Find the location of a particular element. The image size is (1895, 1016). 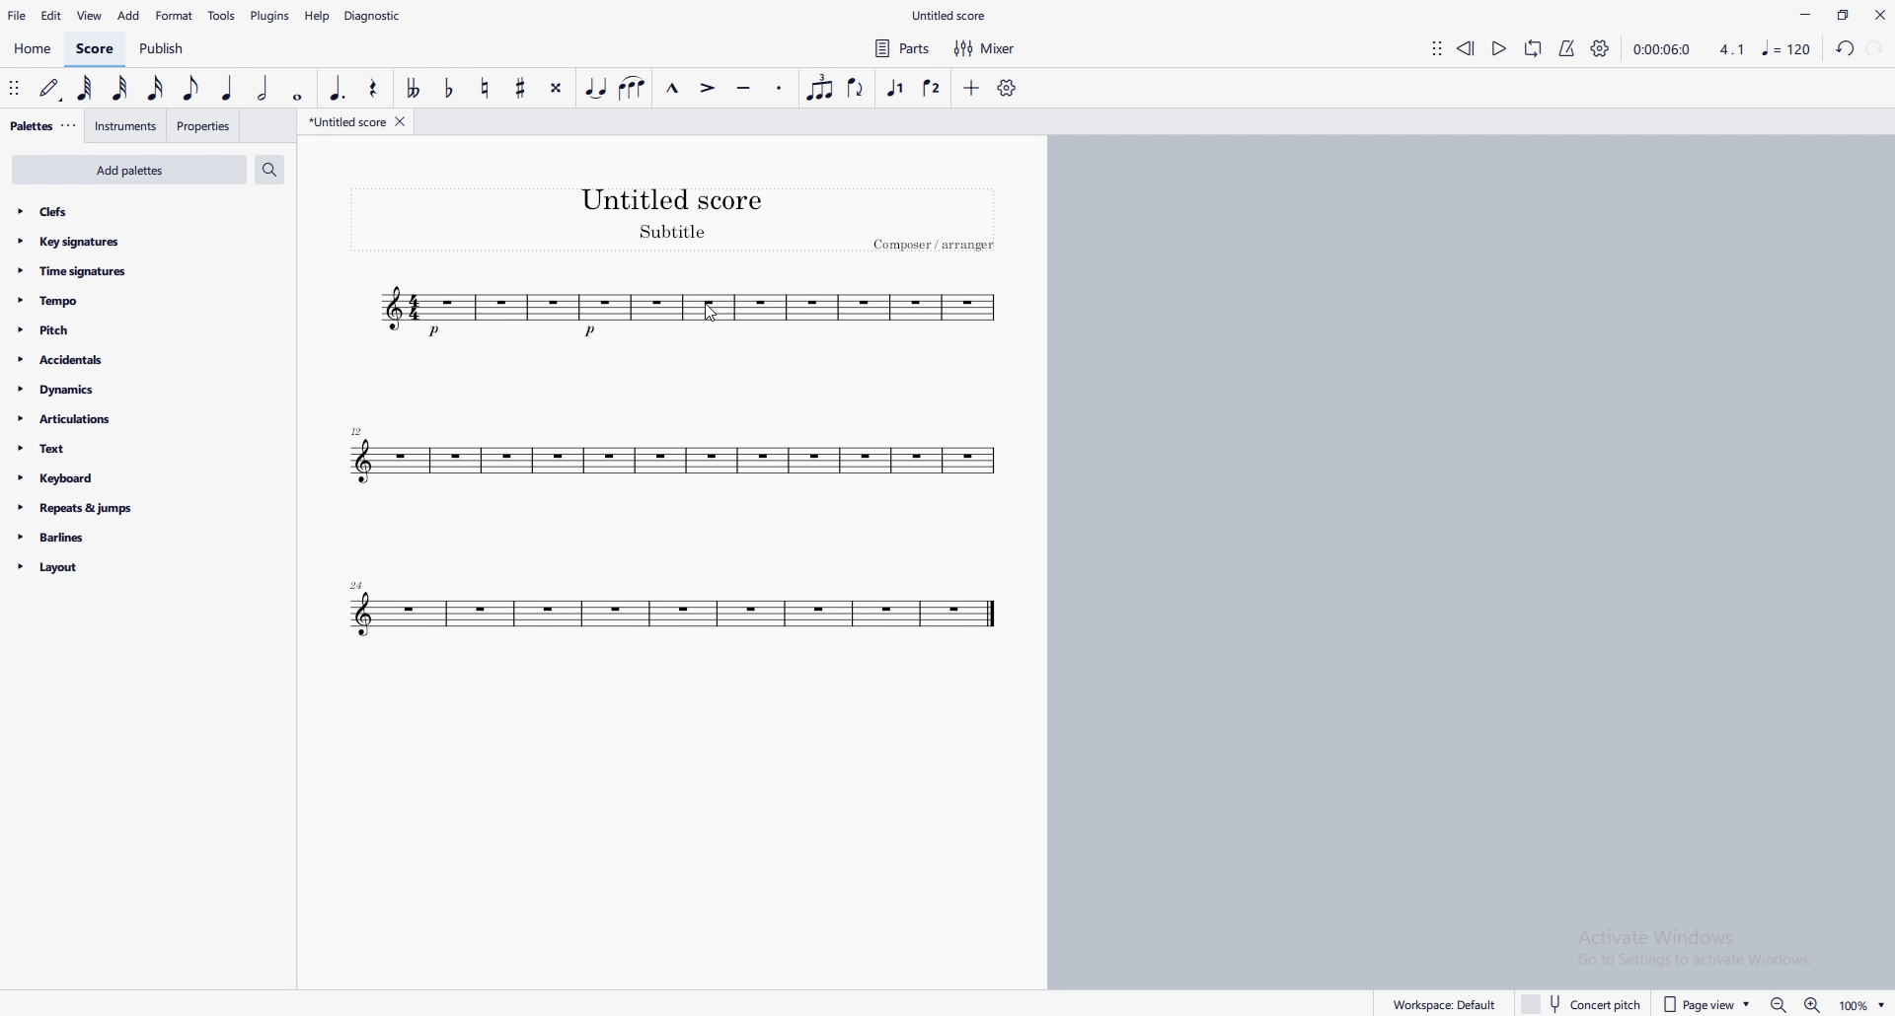

plugins is located at coordinates (269, 15).